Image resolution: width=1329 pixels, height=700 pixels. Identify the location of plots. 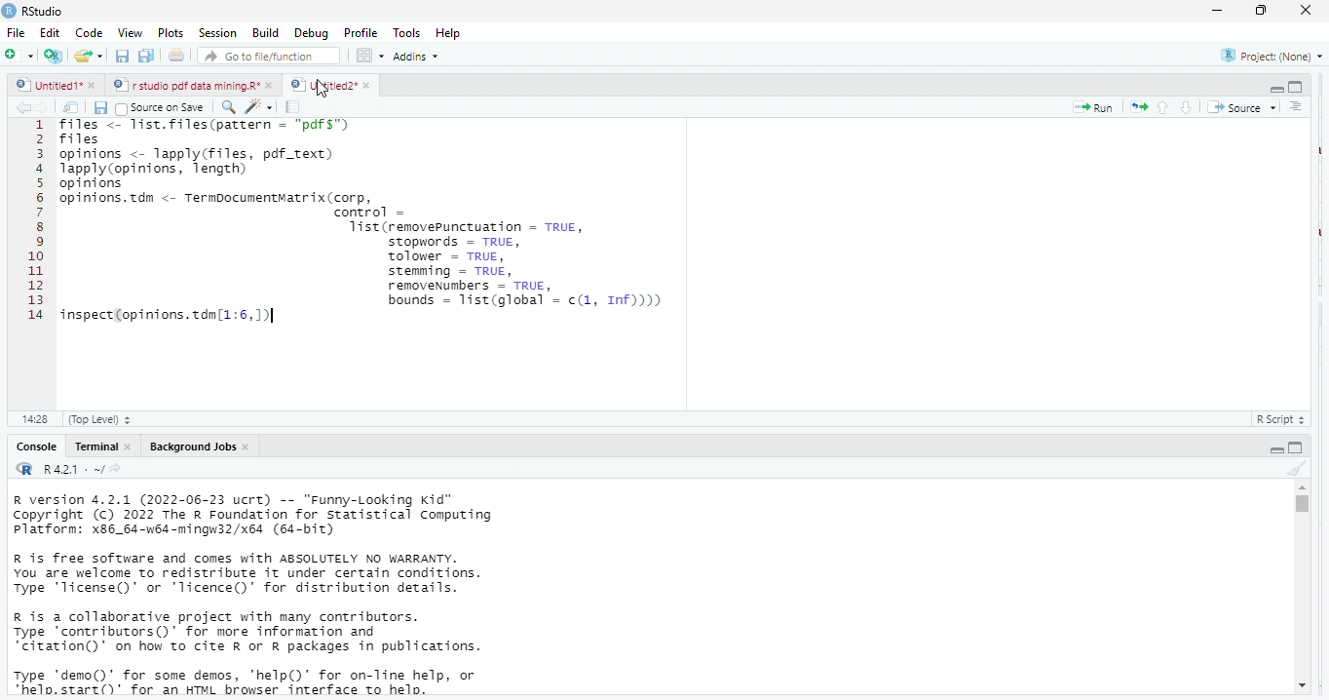
(171, 33).